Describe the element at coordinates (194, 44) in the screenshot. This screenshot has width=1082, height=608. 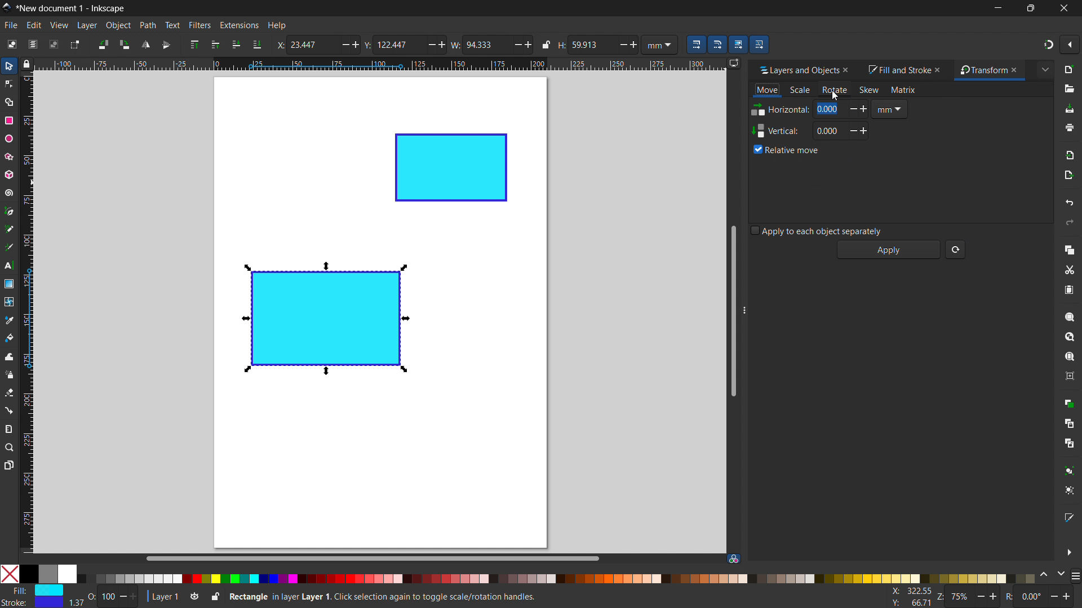
I see `raise to top` at that location.